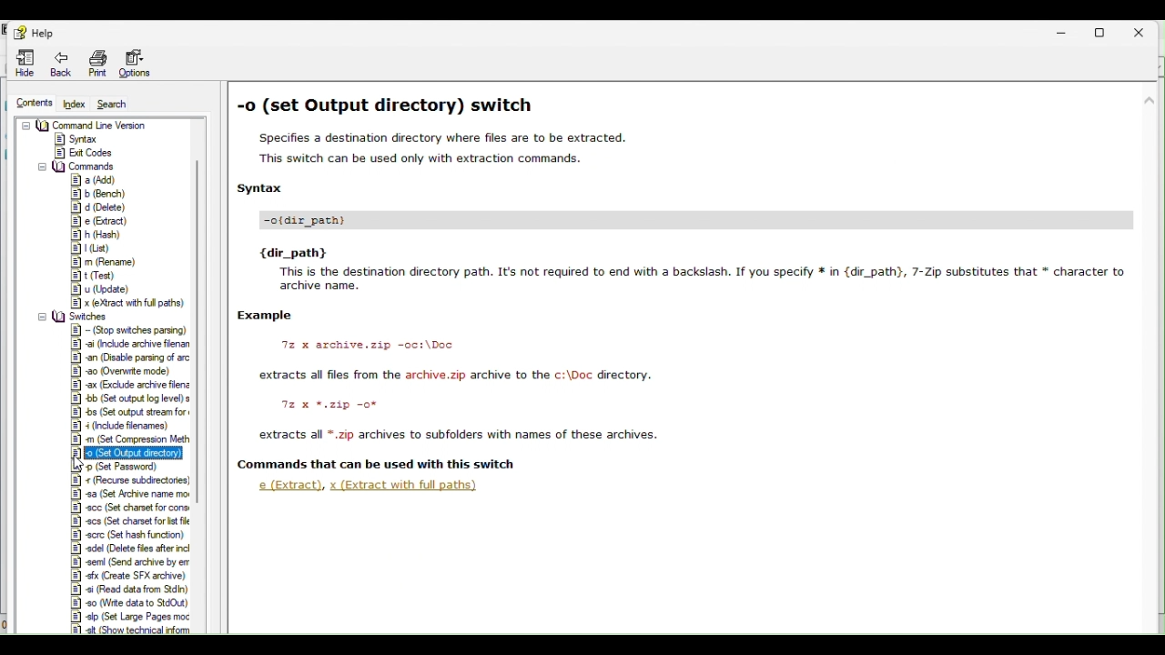  What do you see at coordinates (127, 589) in the screenshot?
I see `Read data from standard in` at bounding box center [127, 589].